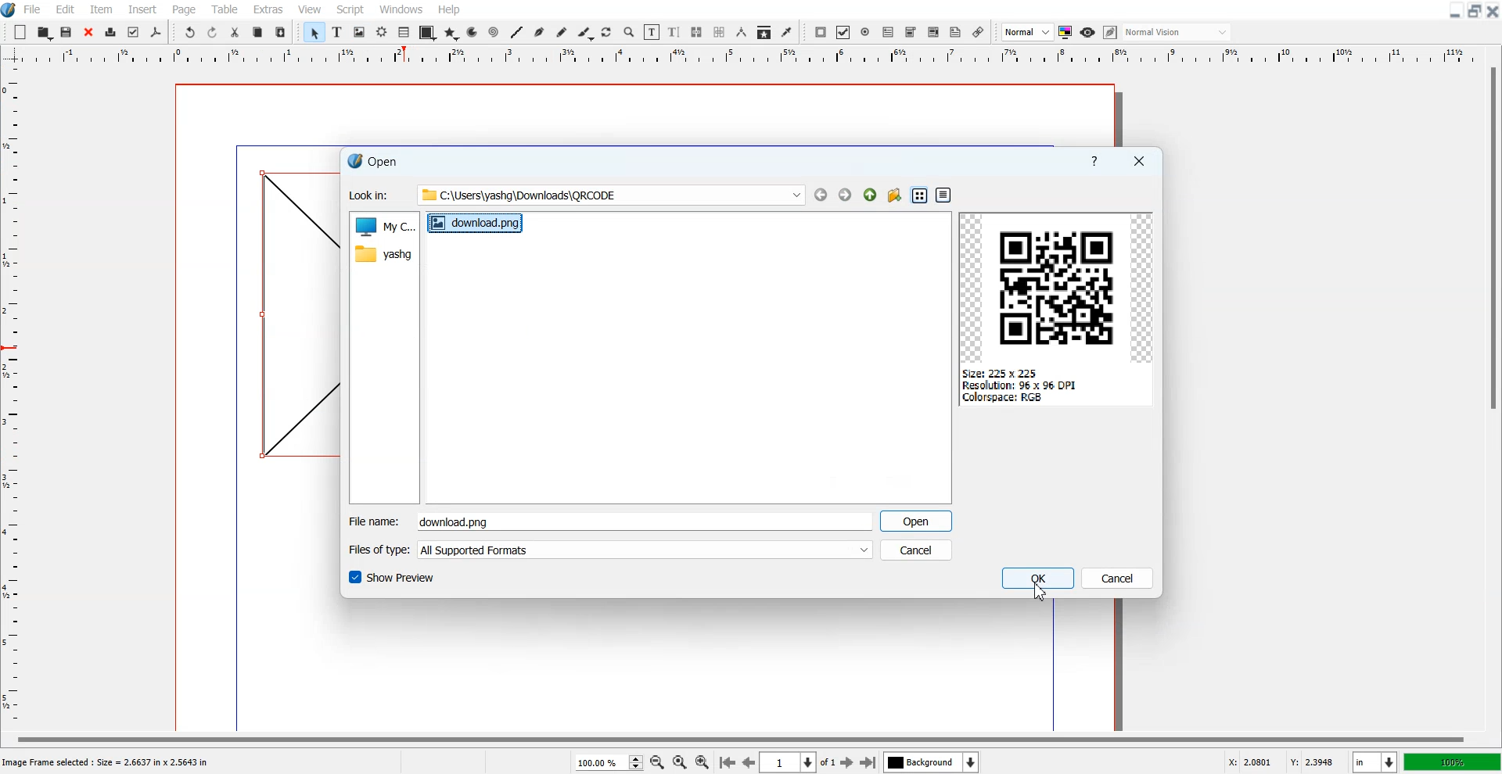  Describe the element at coordinates (21, 31) in the screenshot. I see `Add` at that location.